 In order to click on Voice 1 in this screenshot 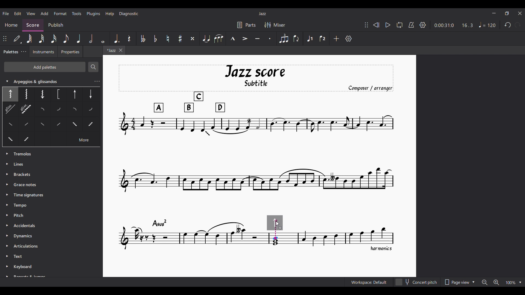, I will do `click(310, 39)`.